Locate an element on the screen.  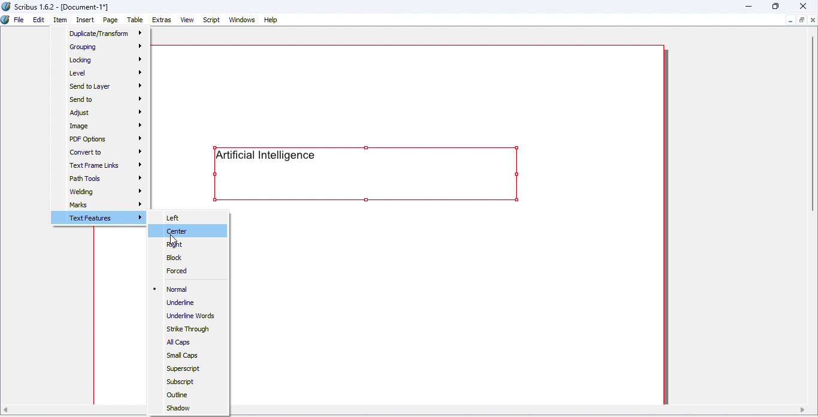
Send to is located at coordinates (102, 99).